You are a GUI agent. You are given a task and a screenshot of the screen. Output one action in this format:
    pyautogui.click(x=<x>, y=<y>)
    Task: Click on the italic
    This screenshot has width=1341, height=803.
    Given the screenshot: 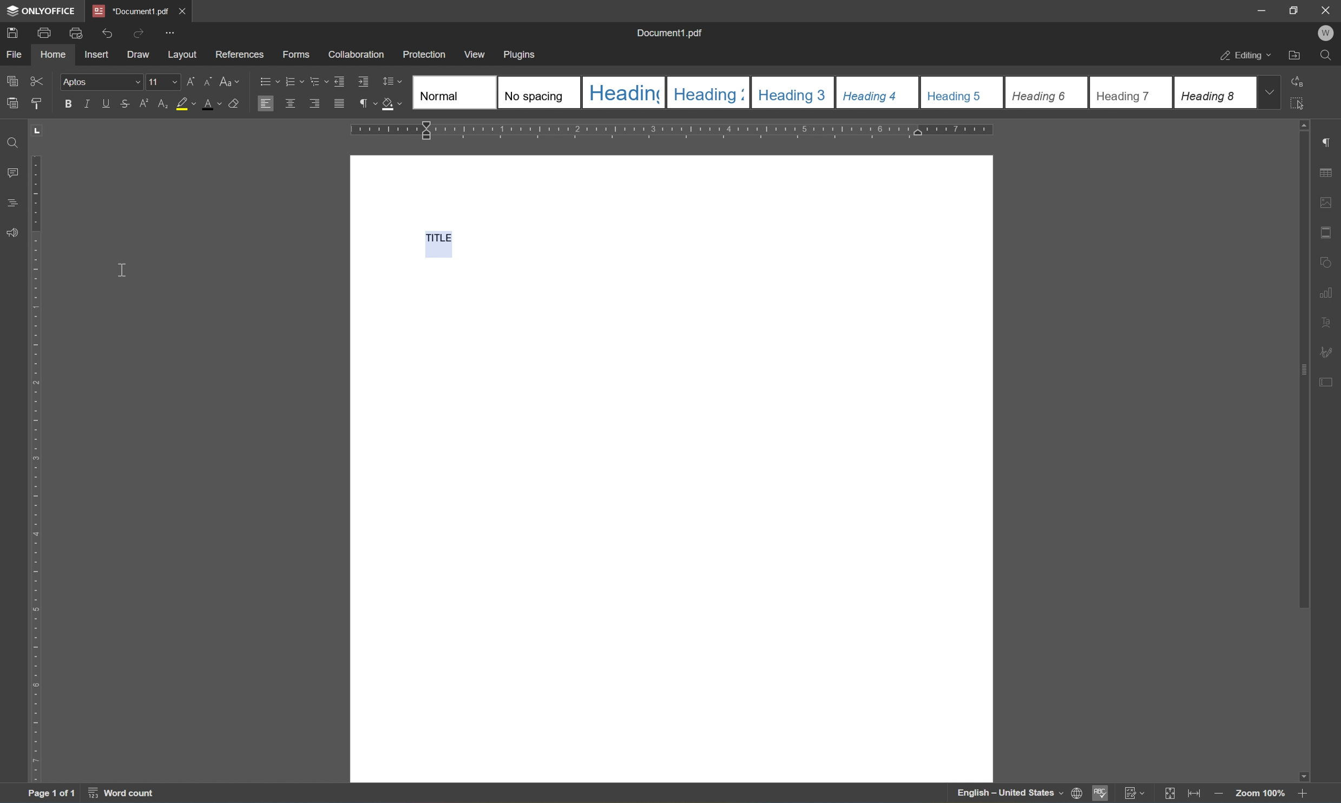 What is the action you would take?
    pyautogui.click(x=87, y=104)
    